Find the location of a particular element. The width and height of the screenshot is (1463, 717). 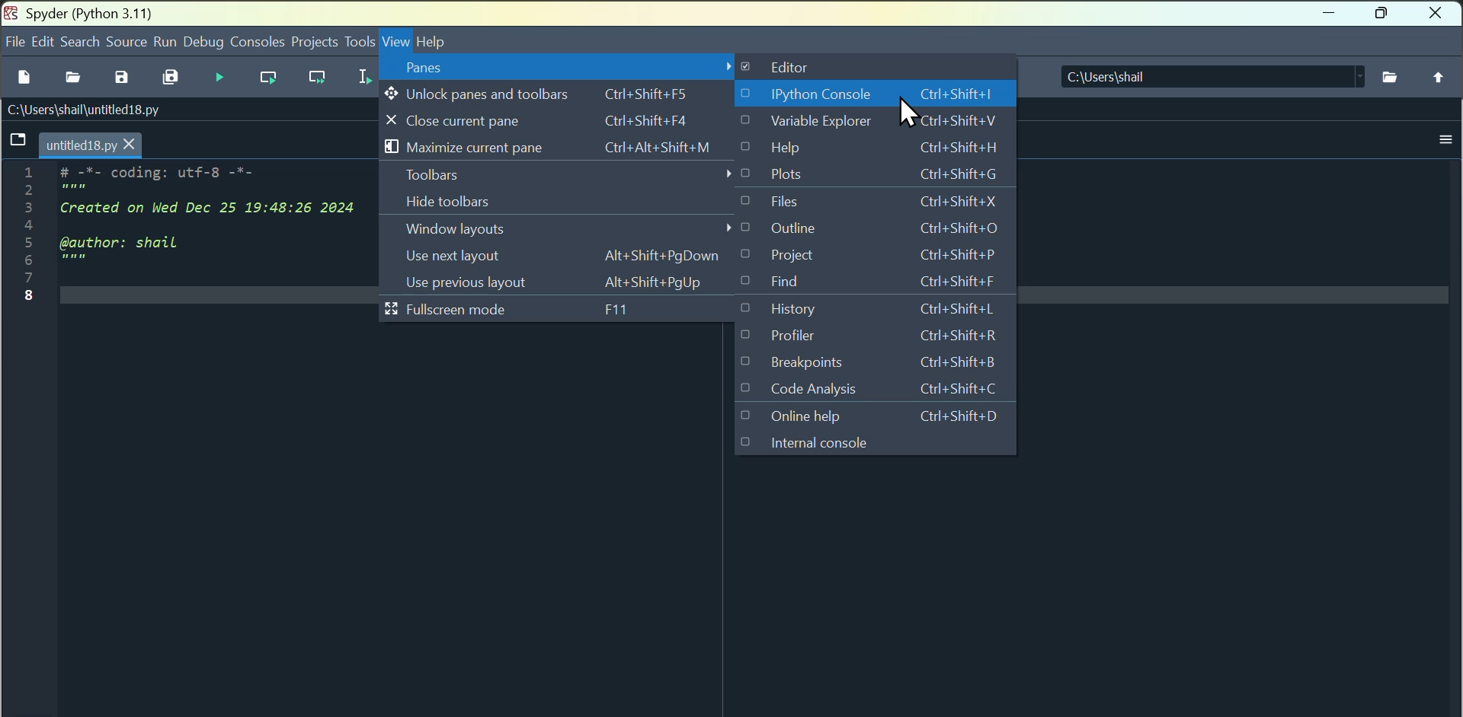

options is located at coordinates (1440, 140).